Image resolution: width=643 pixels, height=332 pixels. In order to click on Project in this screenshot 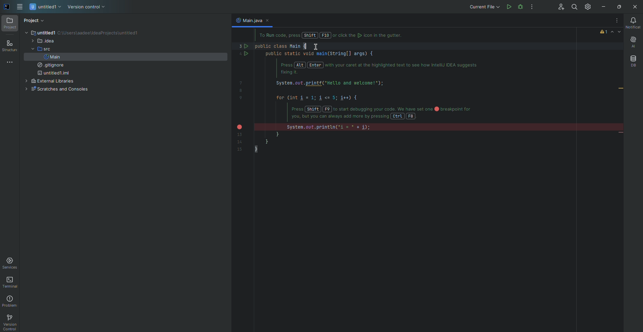, I will do `click(34, 21)`.